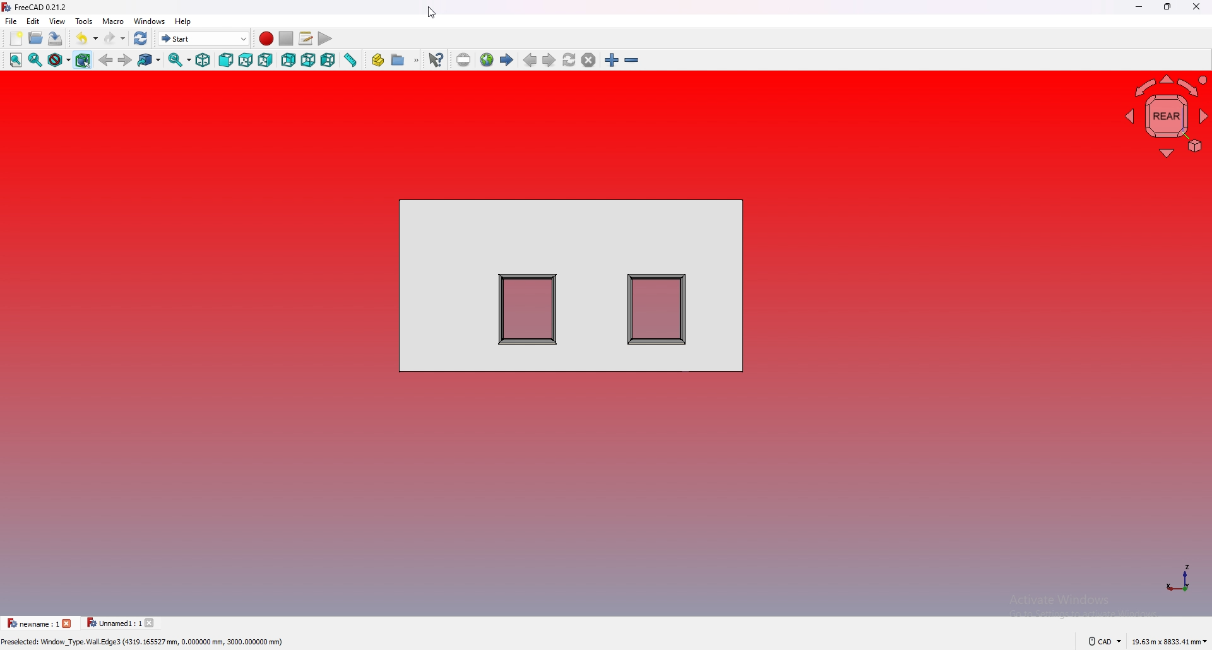 This screenshot has width=1212, height=650. What do you see at coordinates (266, 61) in the screenshot?
I see `right` at bounding box center [266, 61].